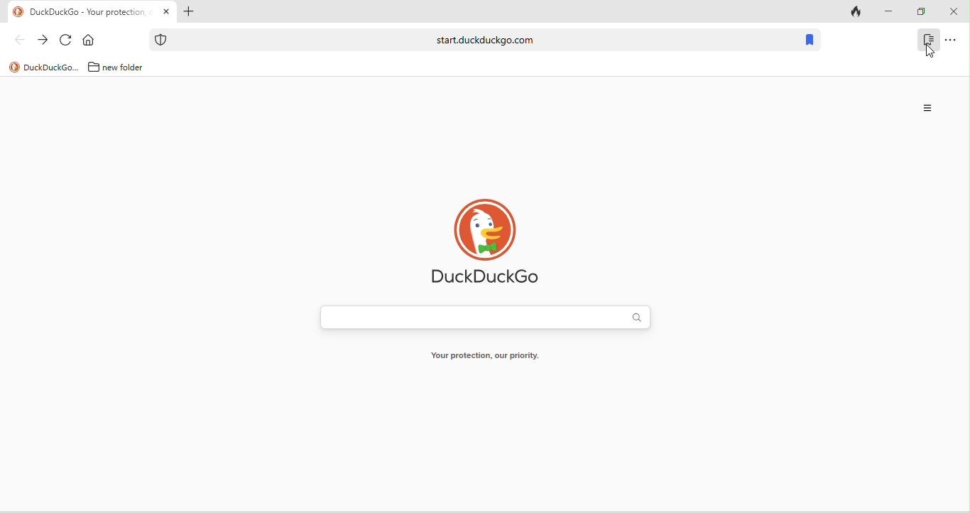 The width and height of the screenshot is (970, 513). What do you see at coordinates (166, 12) in the screenshot?
I see `close tab` at bounding box center [166, 12].